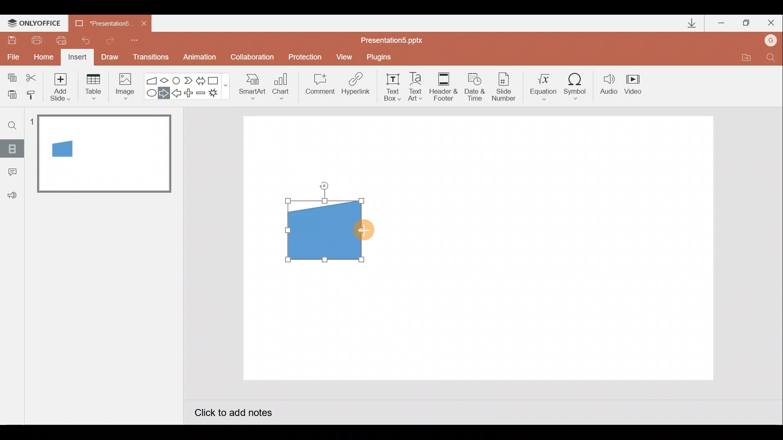 Image resolution: width=783 pixels, height=440 pixels. Describe the element at coordinates (381, 57) in the screenshot. I see `Plugins` at that location.